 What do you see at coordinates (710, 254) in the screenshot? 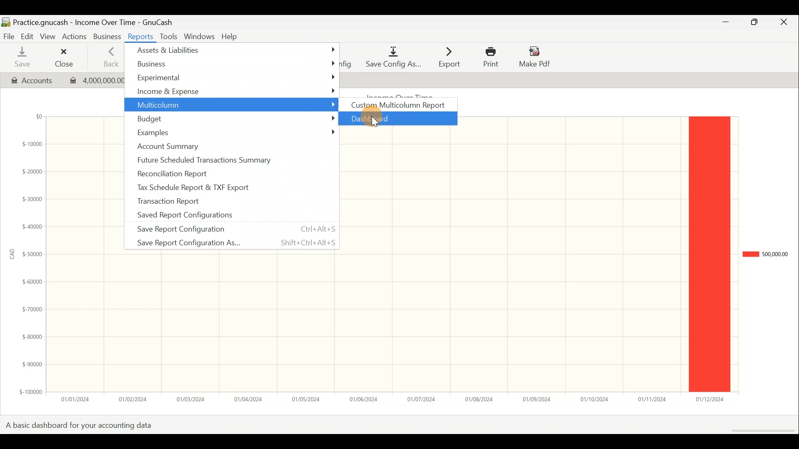
I see `legend` at bounding box center [710, 254].